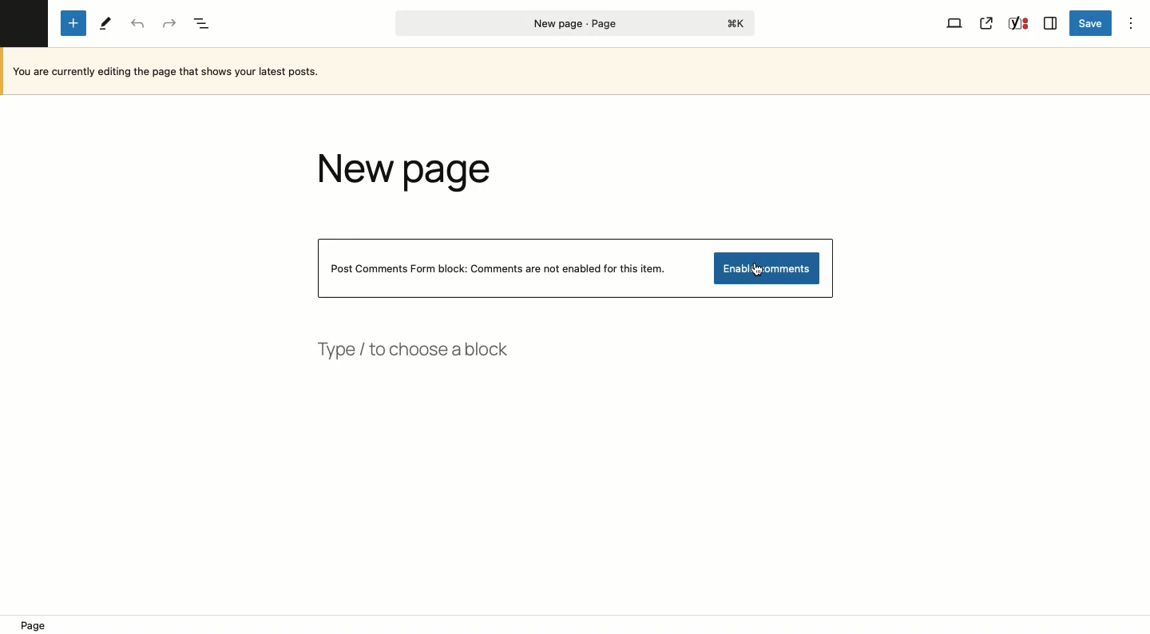 The width and height of the screenshot is (1150, 634). Describe the element at coordinates (414, 174) in the screenshot. I see `New page` at that location.